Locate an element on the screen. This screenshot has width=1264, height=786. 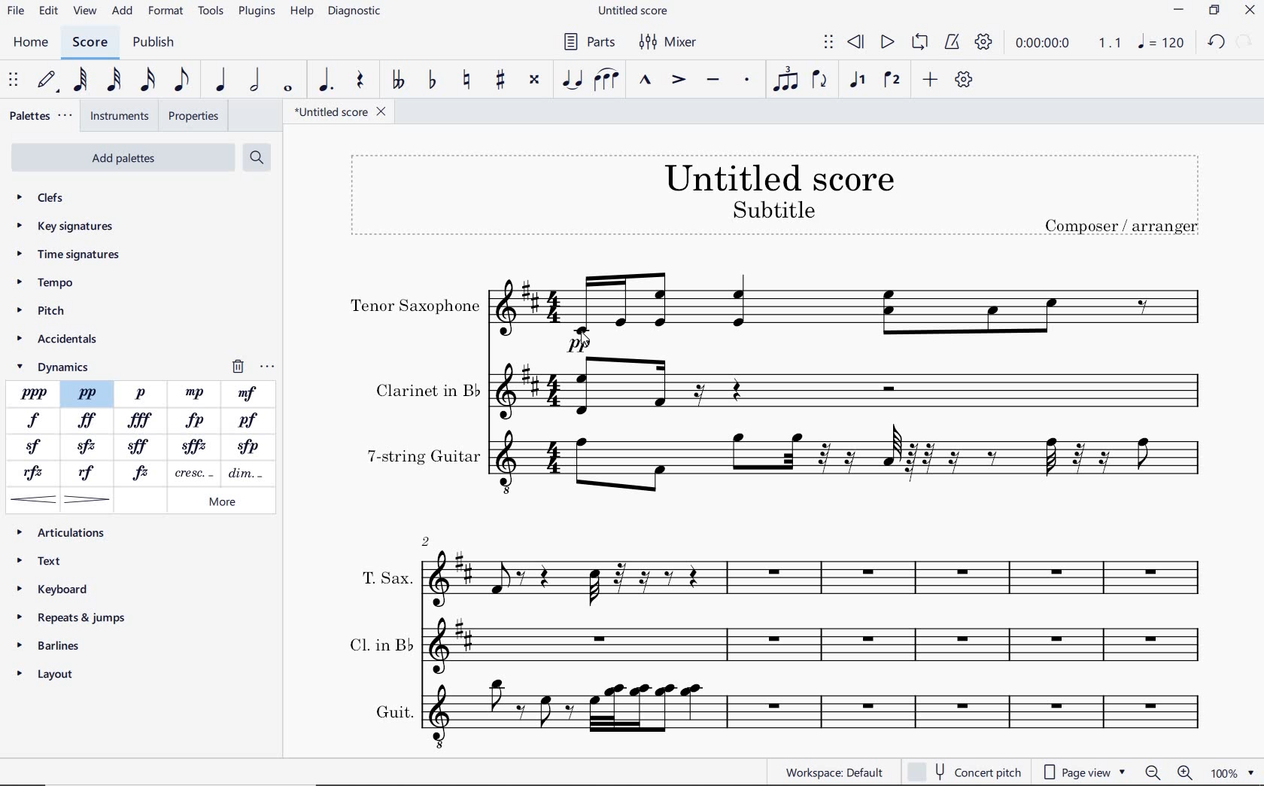
DIAGNOSTIC is located at coordinates (355, 12).